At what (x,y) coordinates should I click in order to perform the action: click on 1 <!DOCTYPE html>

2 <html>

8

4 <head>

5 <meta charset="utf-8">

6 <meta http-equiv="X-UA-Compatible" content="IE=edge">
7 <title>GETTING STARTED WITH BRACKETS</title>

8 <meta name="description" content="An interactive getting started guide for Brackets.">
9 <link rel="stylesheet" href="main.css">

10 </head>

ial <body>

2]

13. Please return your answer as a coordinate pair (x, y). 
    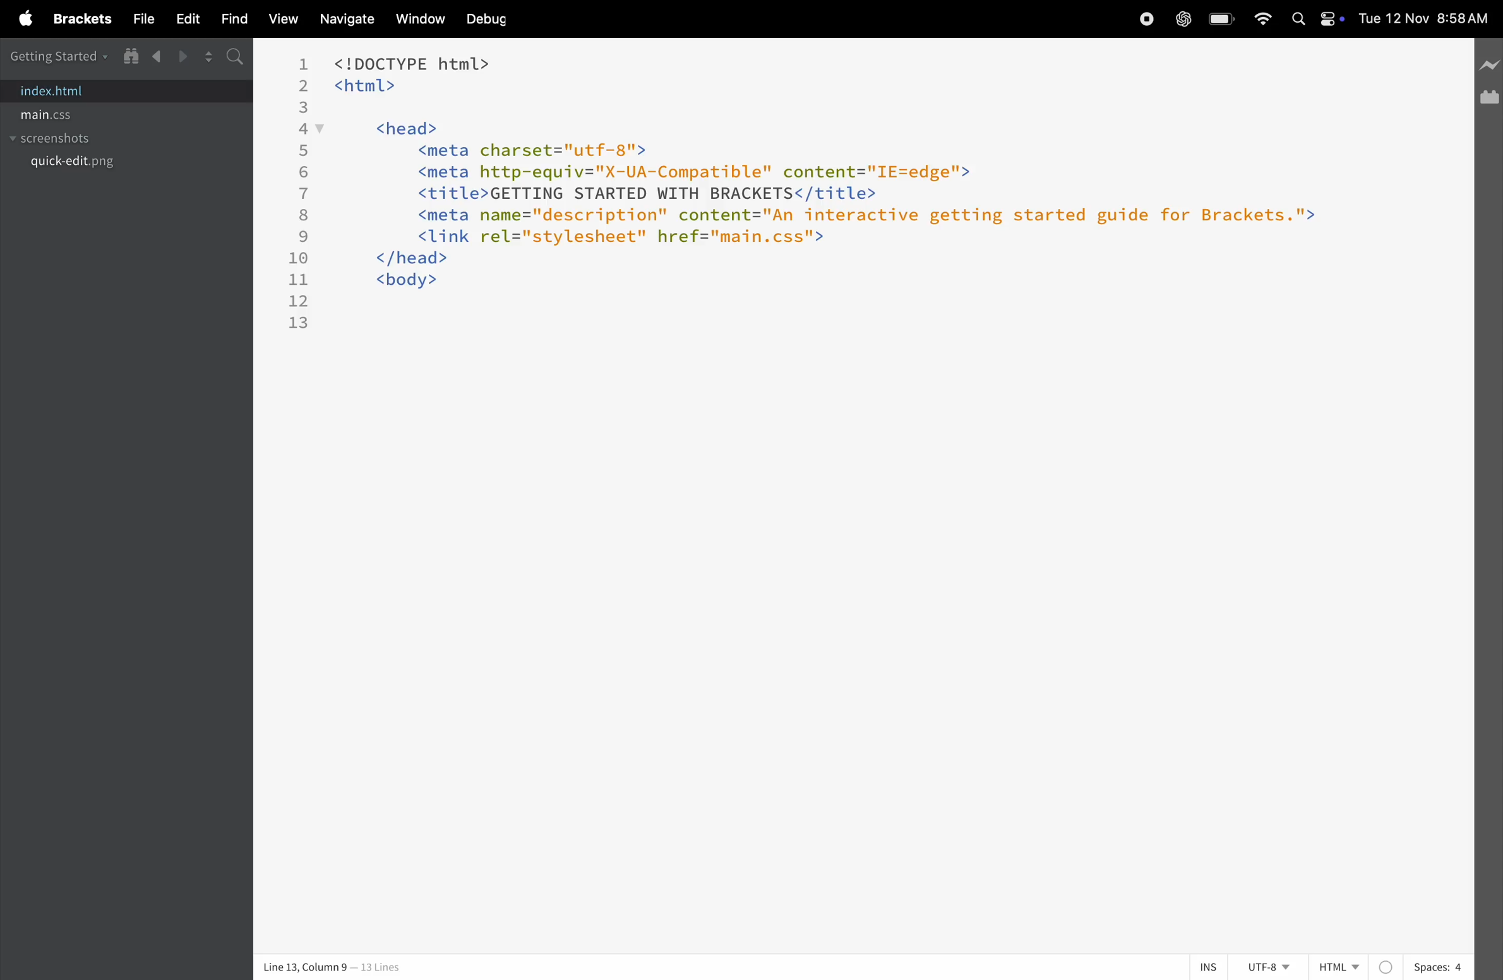
    Looking at the image, I should click on (817, 196).